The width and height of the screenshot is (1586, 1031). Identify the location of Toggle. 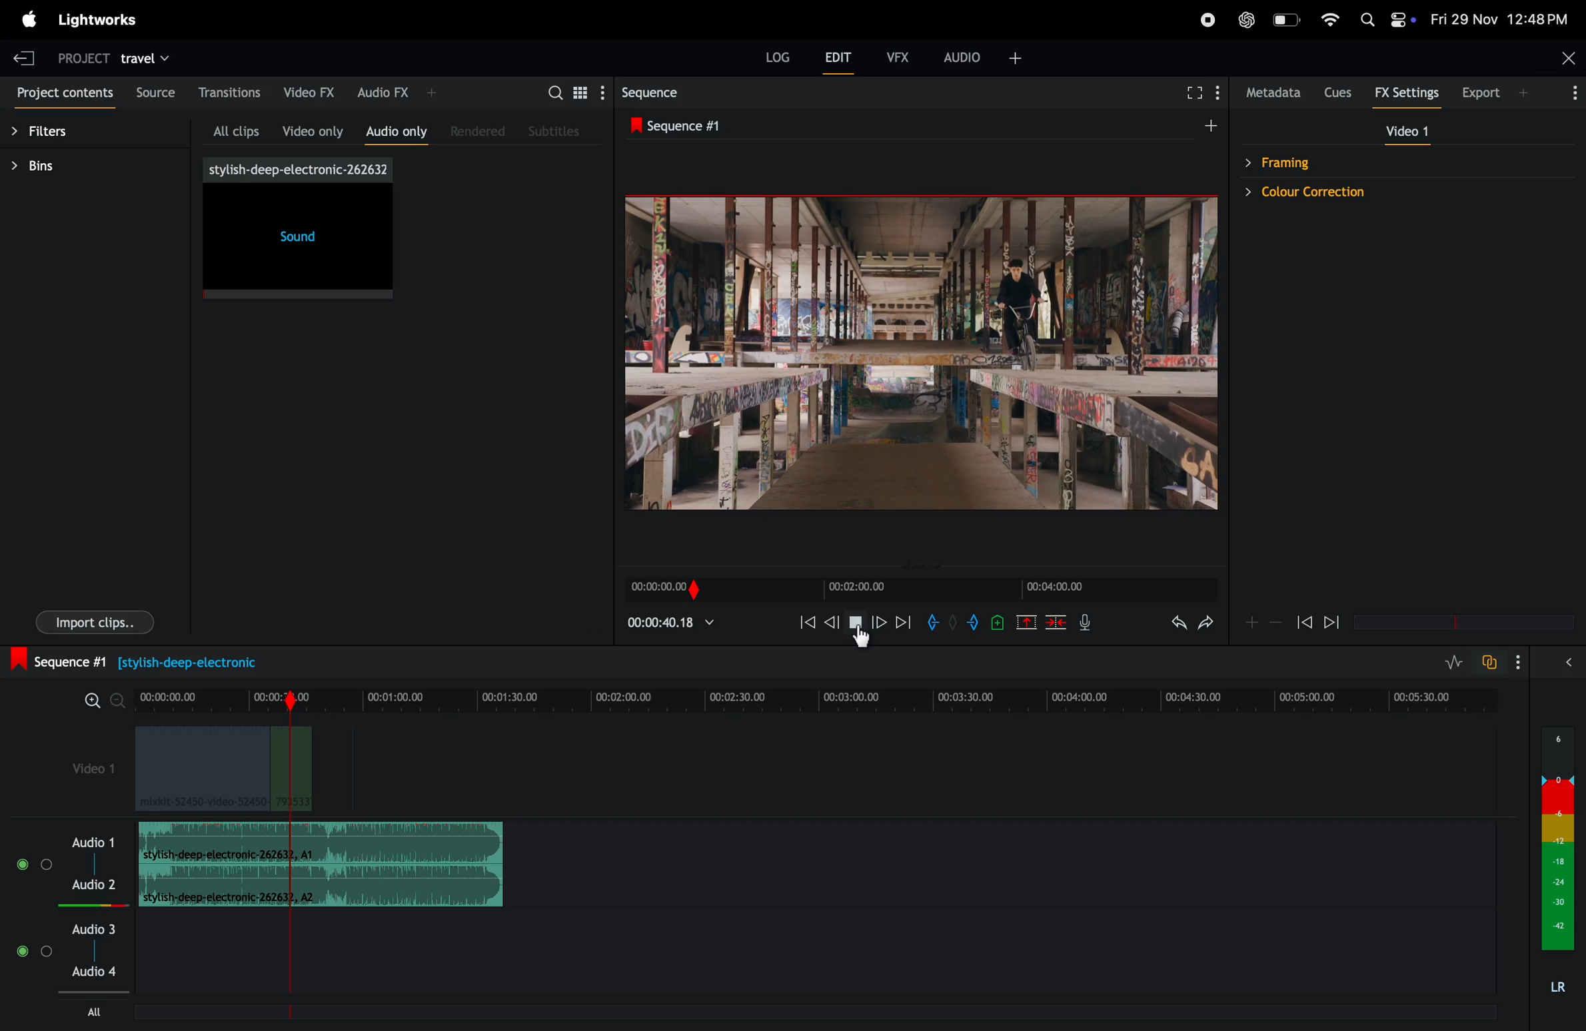
(23, 864).